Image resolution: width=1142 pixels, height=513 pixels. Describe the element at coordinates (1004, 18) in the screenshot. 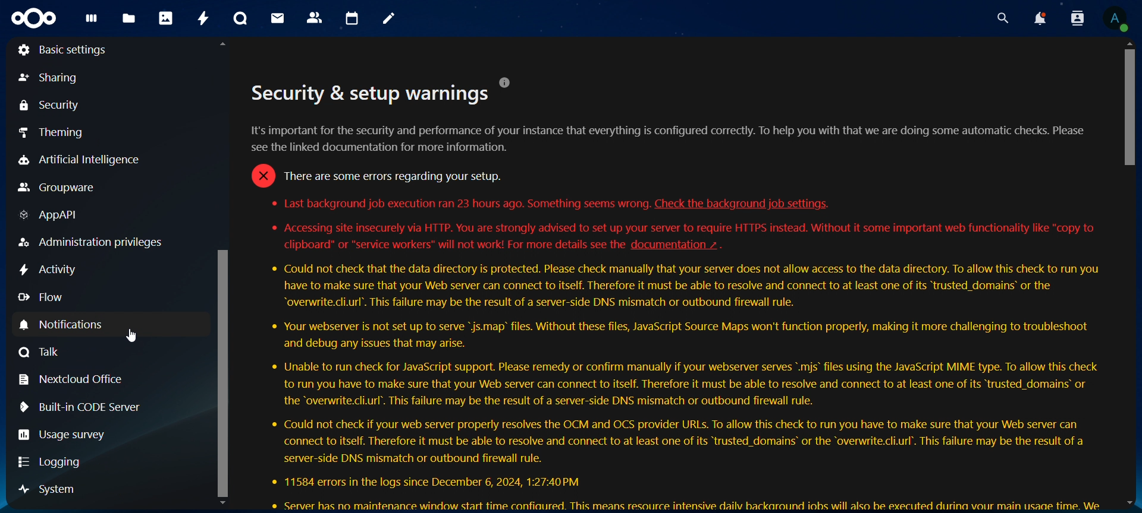

I see `search` at that location.